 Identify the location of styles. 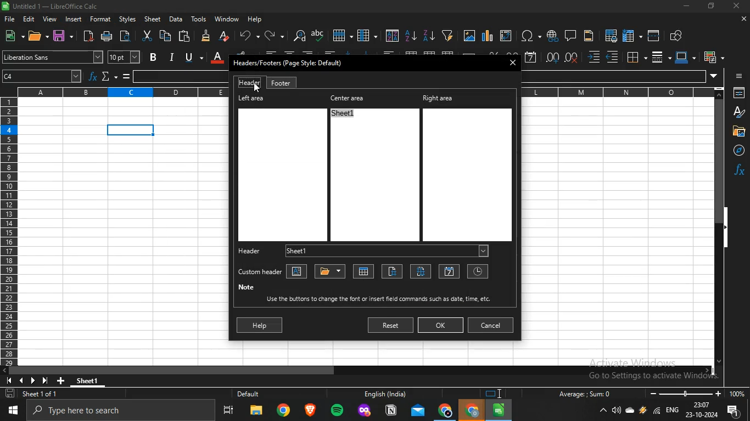
(737, 112).